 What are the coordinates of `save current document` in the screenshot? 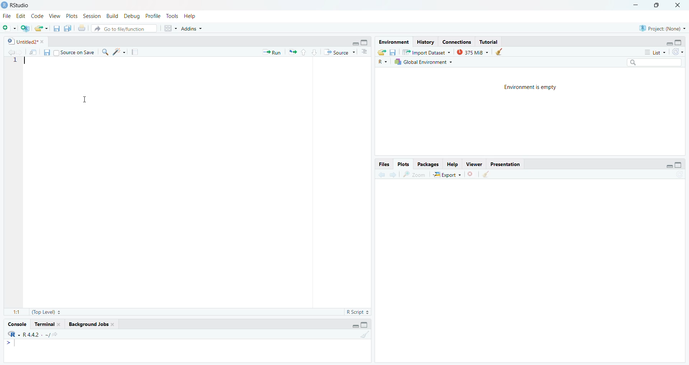 It's located at (56, 28).